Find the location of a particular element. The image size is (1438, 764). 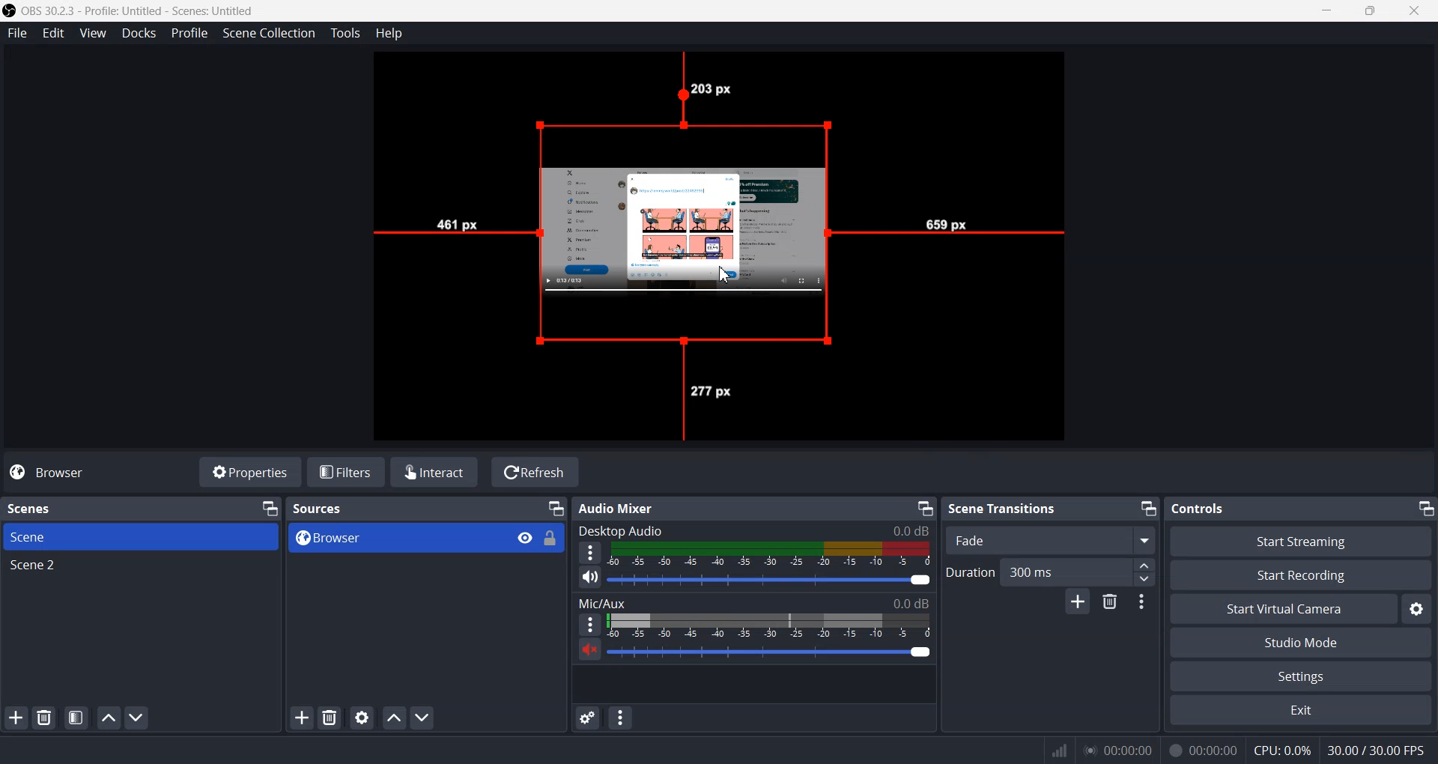

Scene 2 is located at coordinates (141, 567).